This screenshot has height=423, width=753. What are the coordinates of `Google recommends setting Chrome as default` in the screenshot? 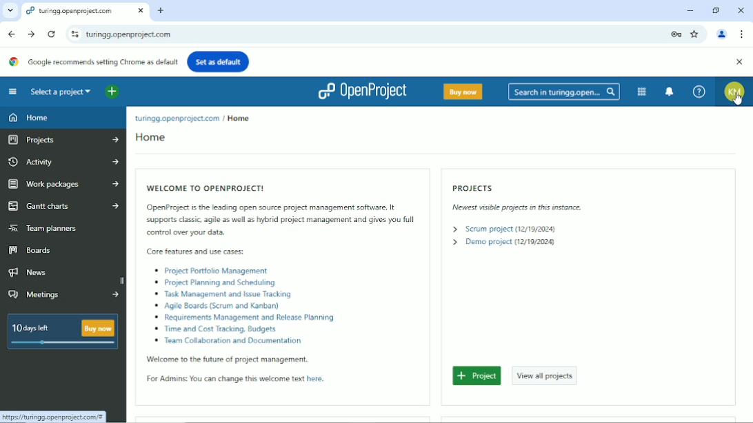 It's located at (93, 61).